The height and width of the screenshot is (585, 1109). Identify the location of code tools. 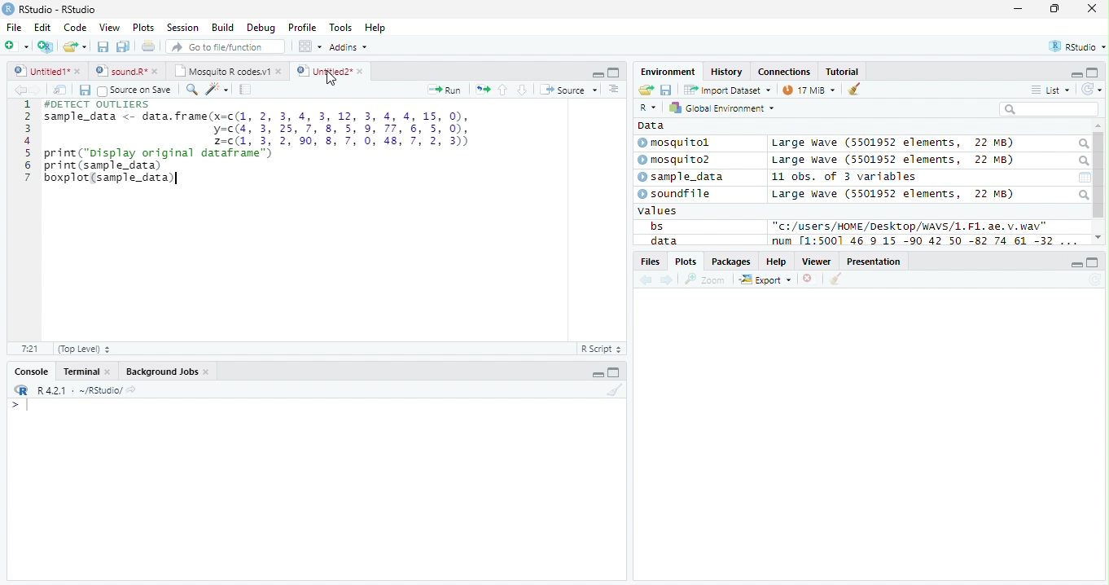
(217, 90).